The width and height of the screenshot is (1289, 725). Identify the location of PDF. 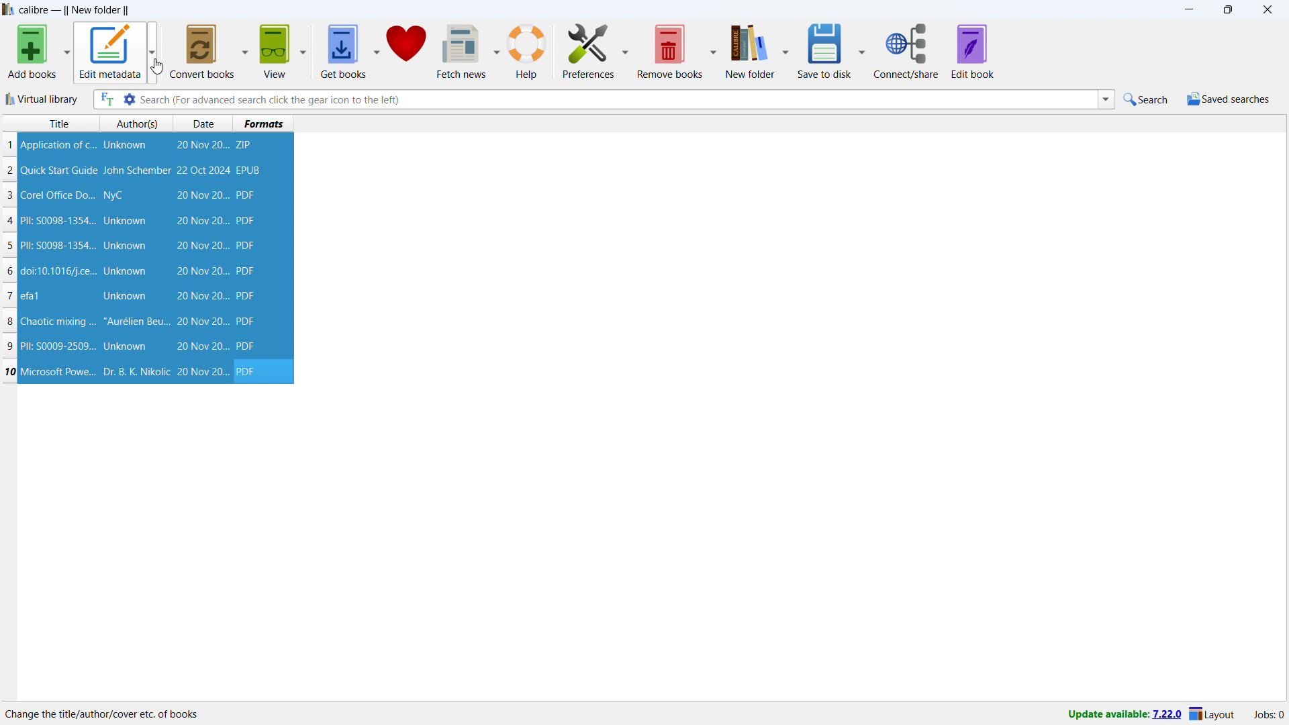
(245, 245).